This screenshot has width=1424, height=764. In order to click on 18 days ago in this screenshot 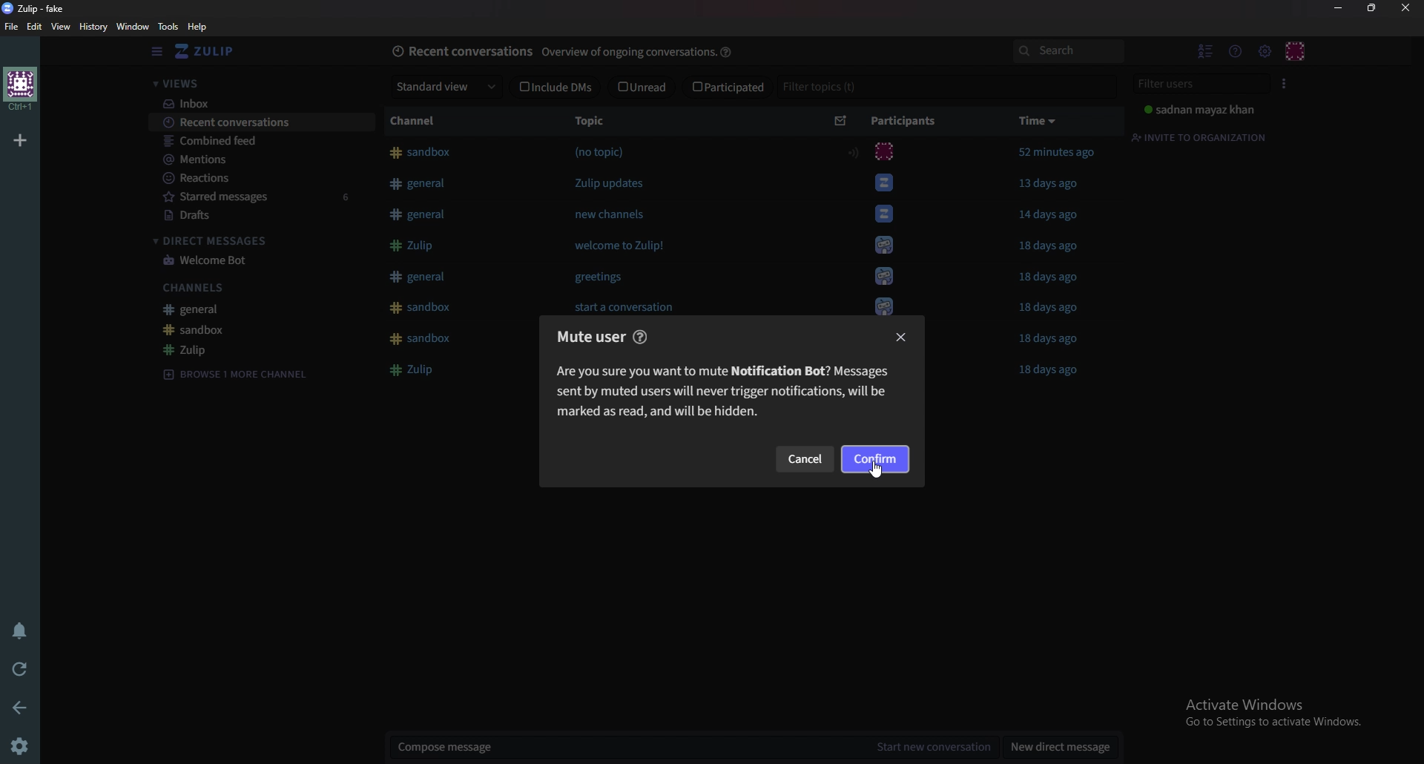, I will do `click(1053, 280)`.